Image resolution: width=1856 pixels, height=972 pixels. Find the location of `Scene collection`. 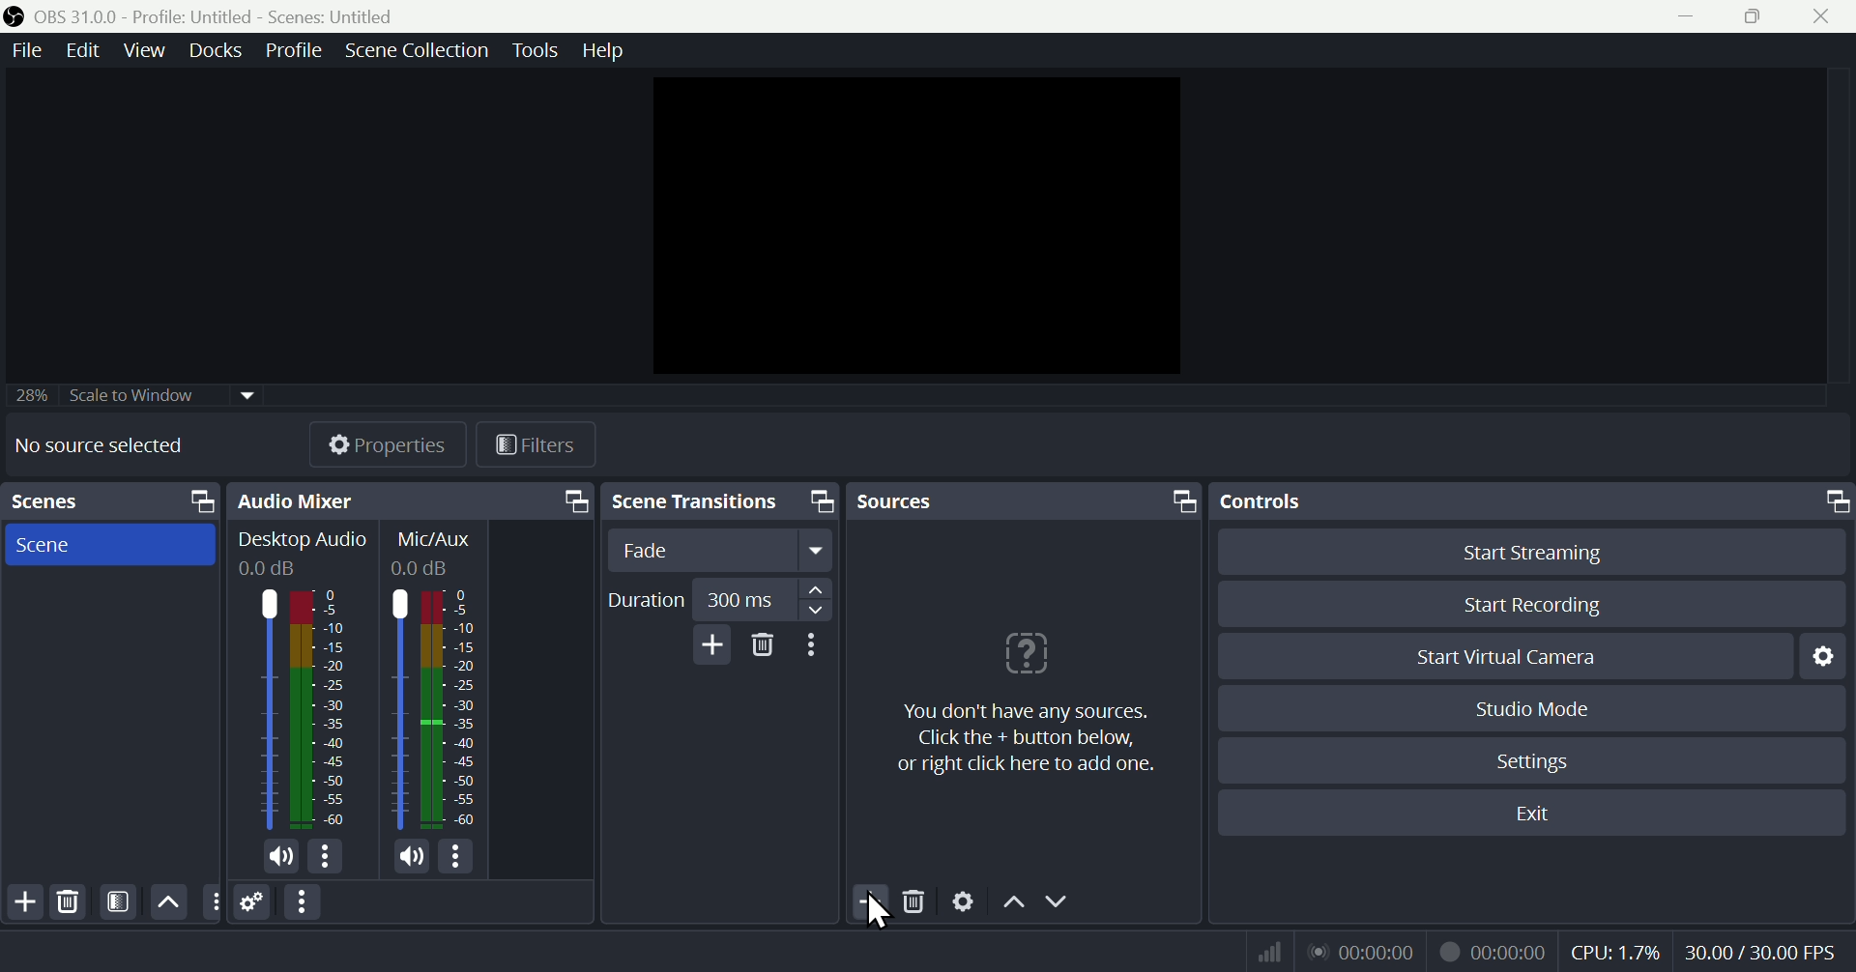

Scene collection is located at coordinates (420, 53).